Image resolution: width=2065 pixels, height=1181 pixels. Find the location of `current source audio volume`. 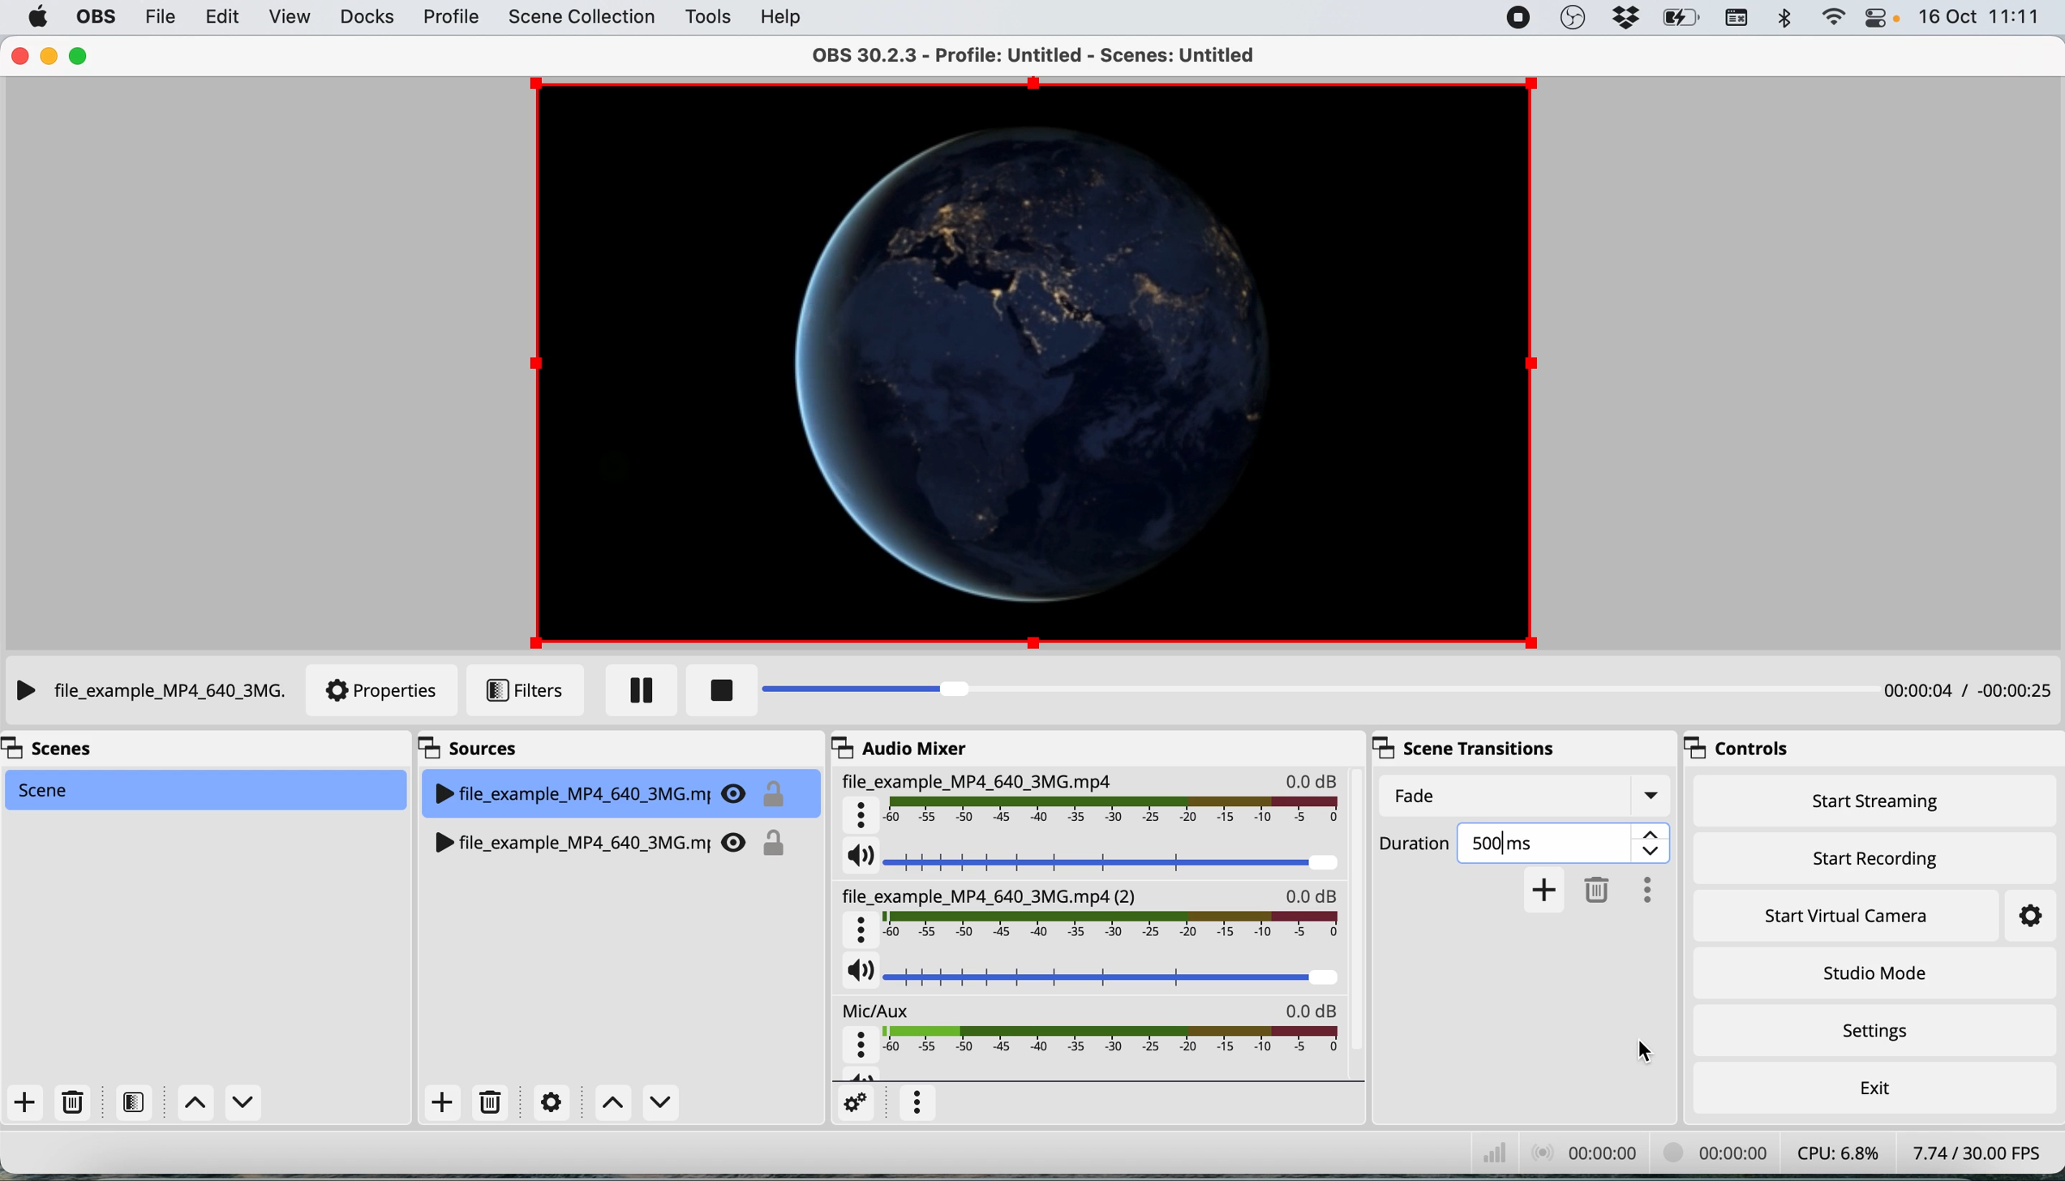

current source audio volume is located at coordinates (1093, 859).